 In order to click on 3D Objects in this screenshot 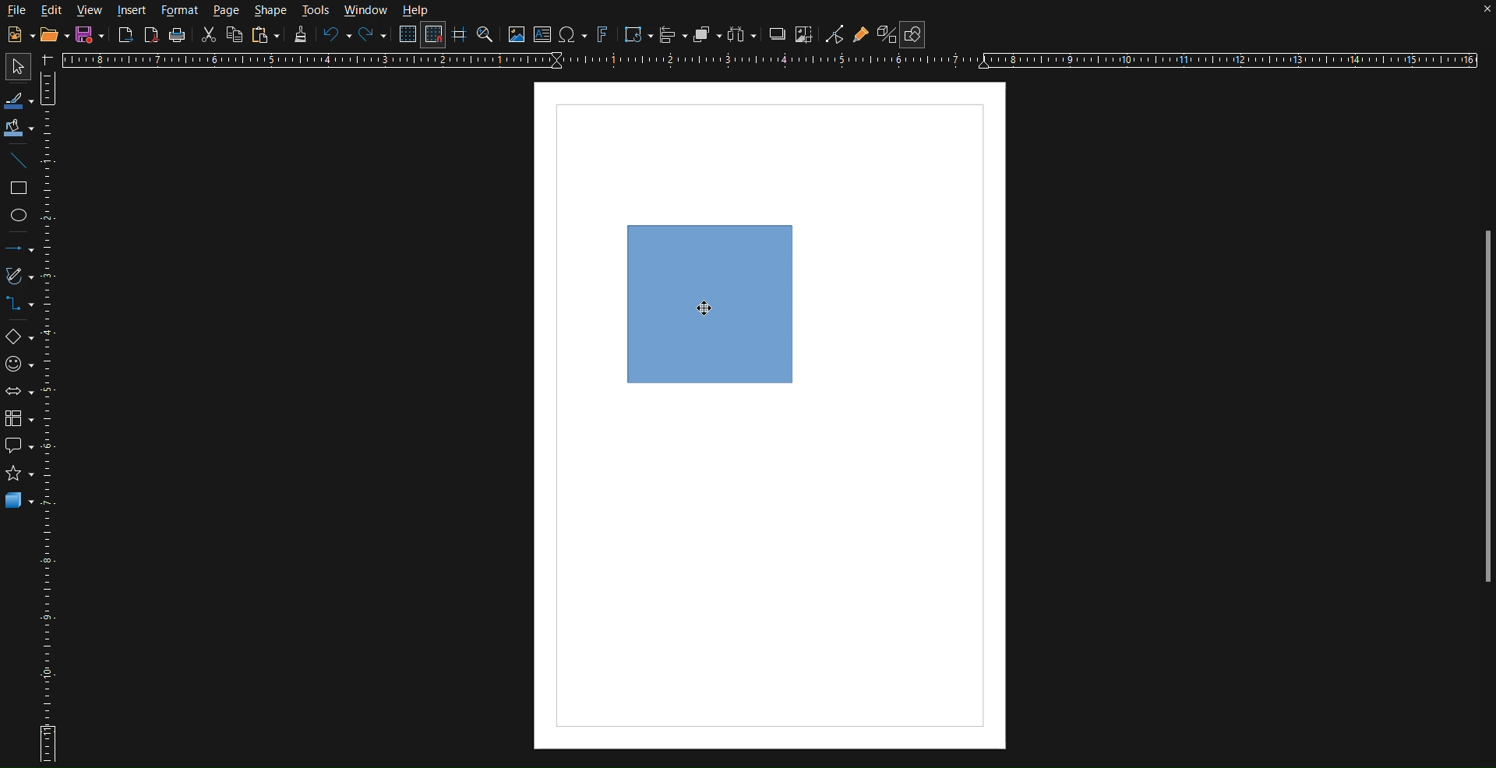, I will do `click(19, 504)`.